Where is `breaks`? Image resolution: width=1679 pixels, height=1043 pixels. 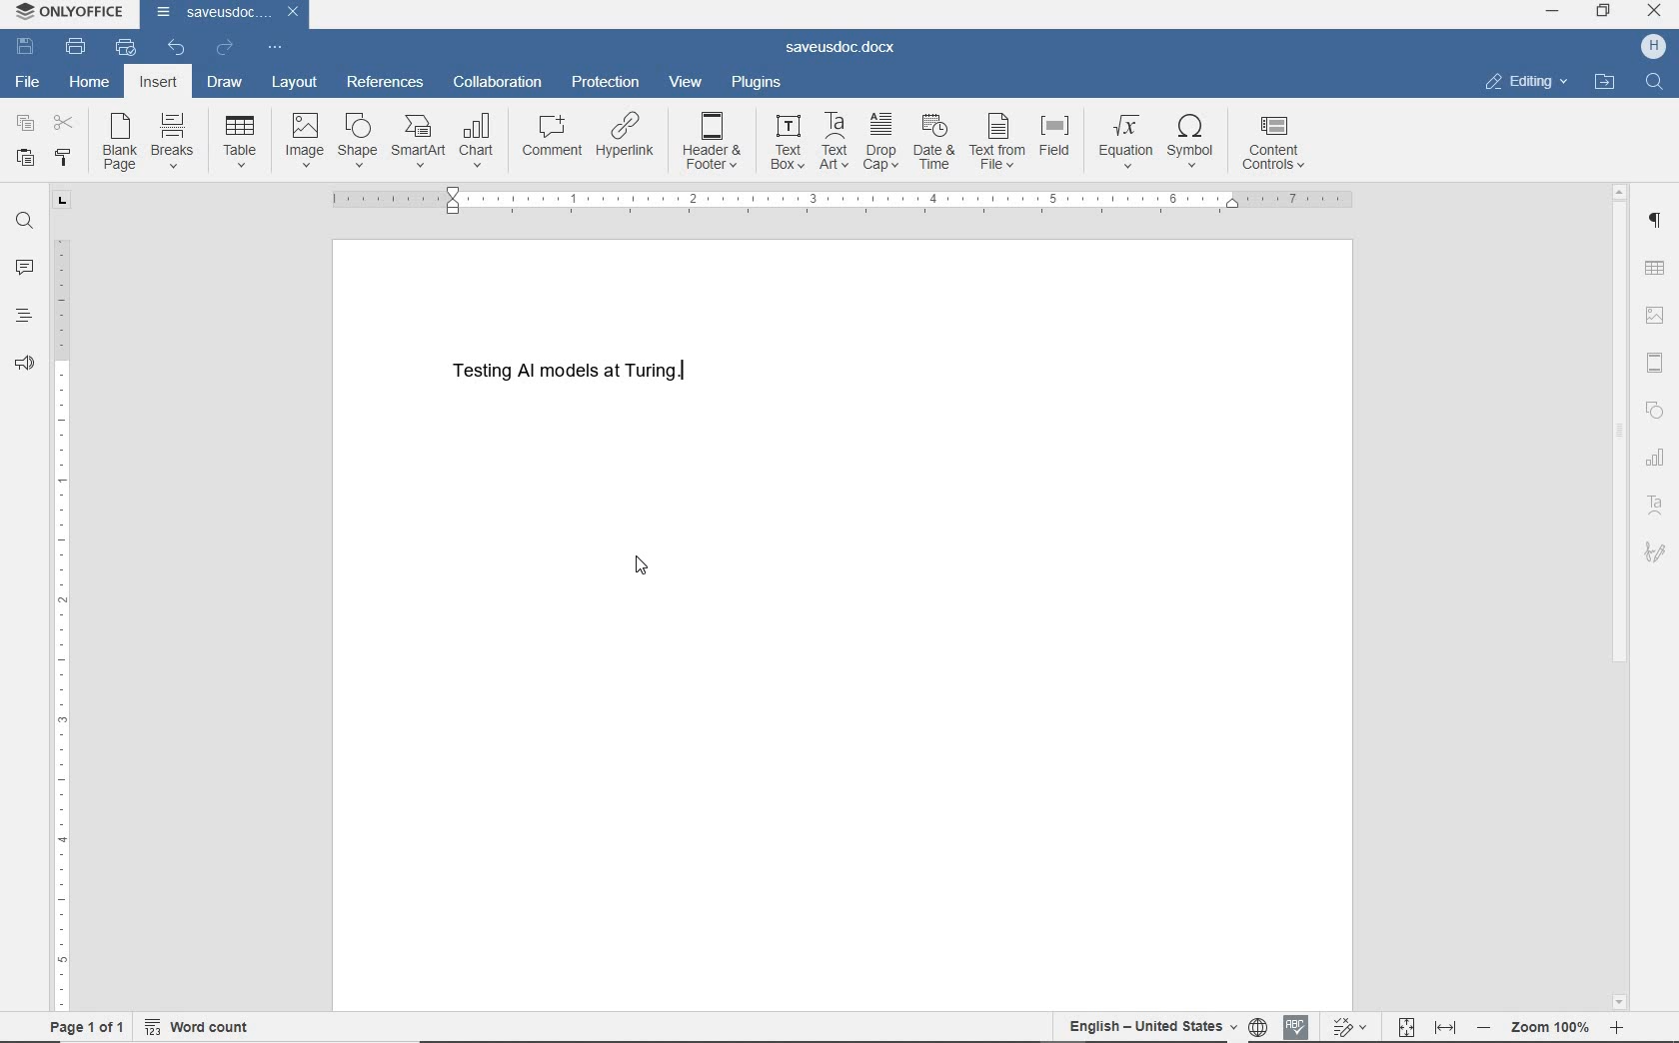 breaks is located at coordinates (172, 145).